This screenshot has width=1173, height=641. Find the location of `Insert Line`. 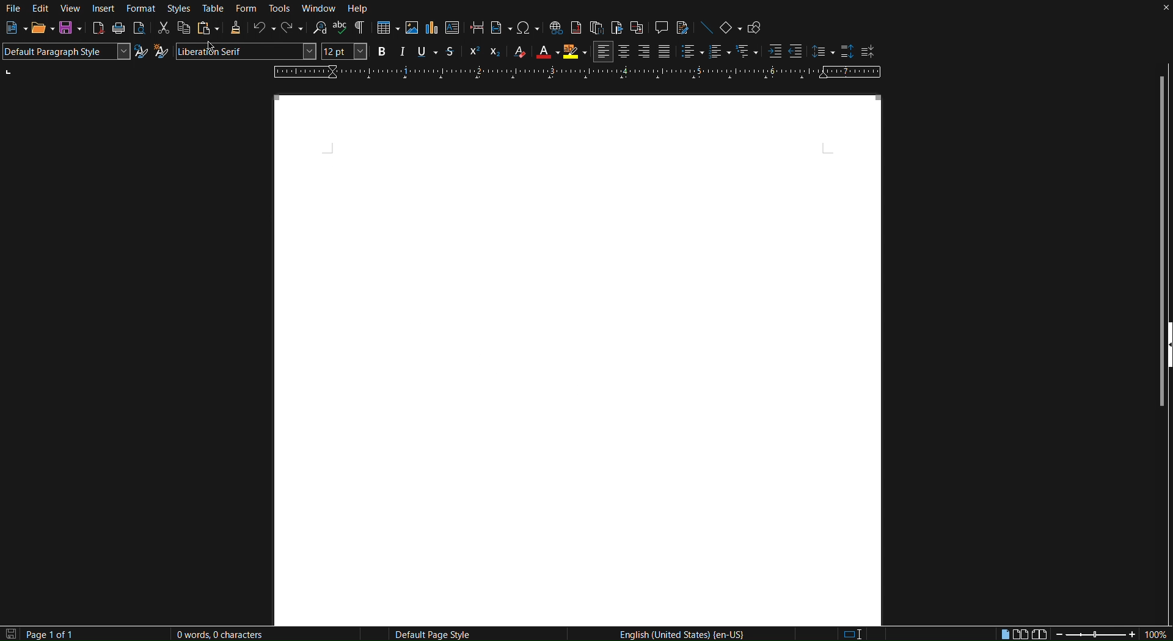

Insert Line is located at coordinates (707, 30).